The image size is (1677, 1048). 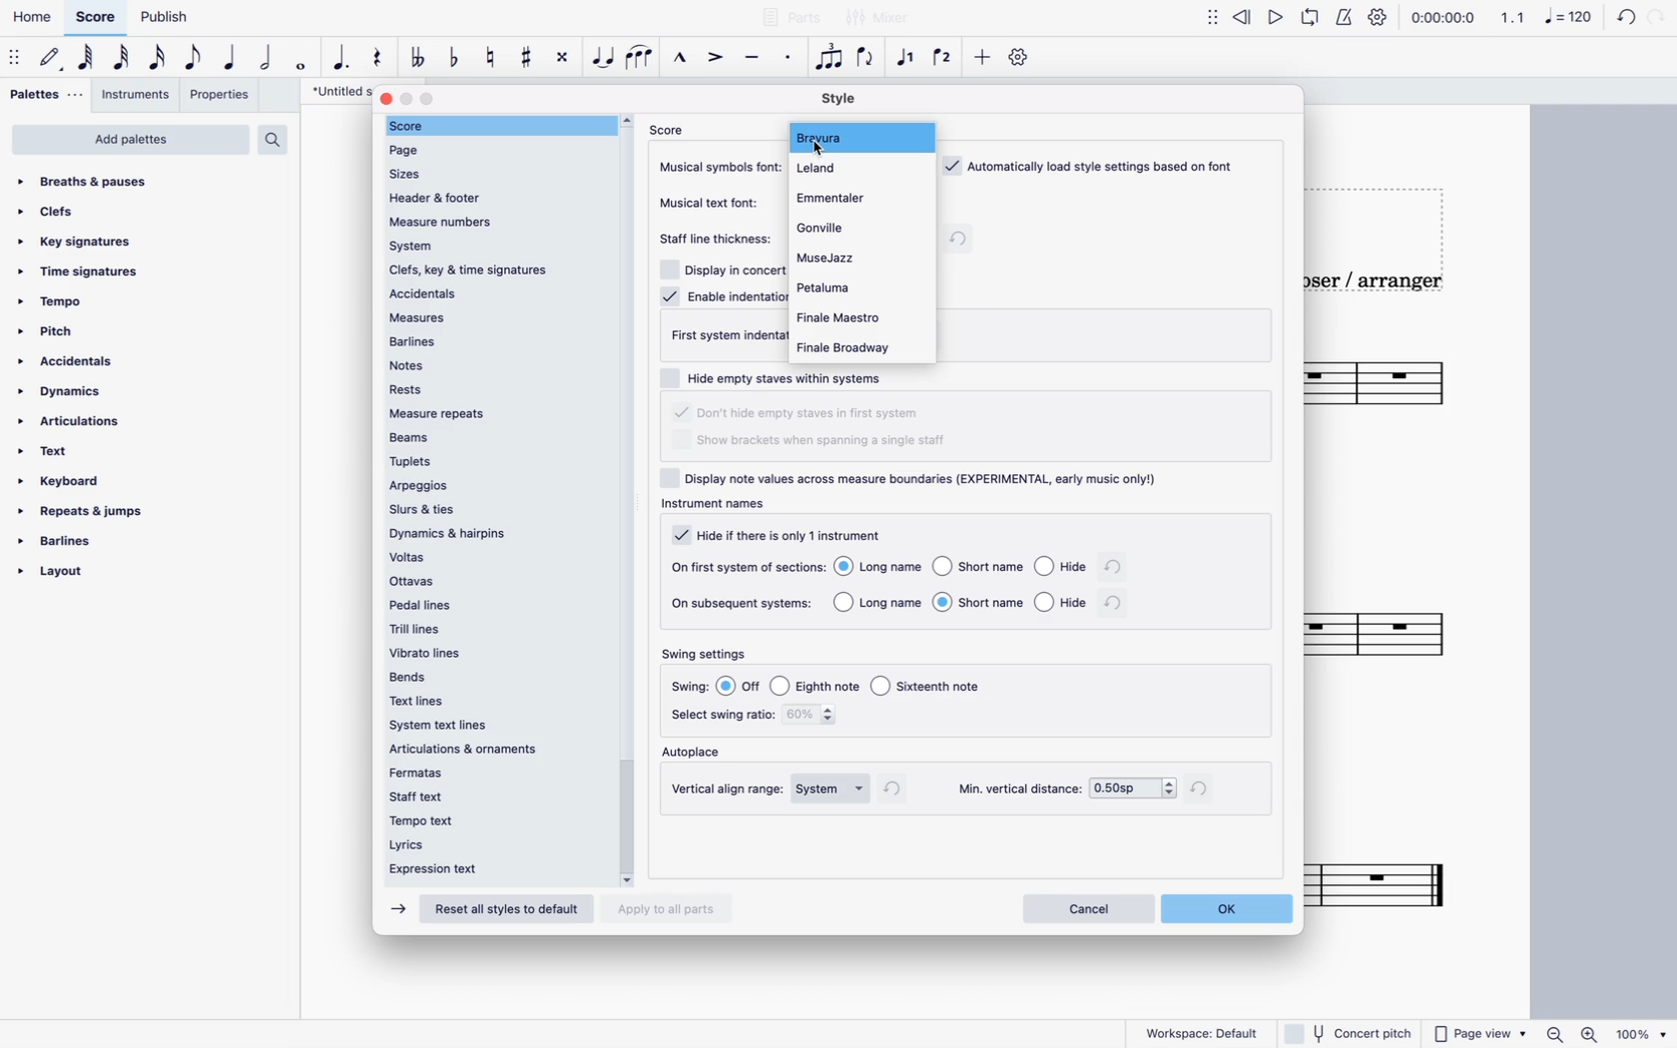 What do you see at coordinates (1516, 16) in the screenshot?
I see `1, 1` at bounding box center [1516, 16].